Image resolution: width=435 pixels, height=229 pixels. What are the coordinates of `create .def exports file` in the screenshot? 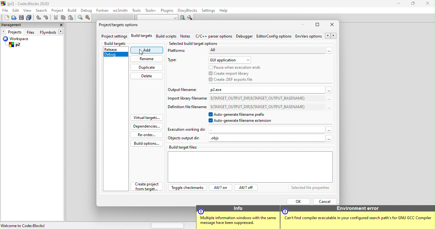 It's located at (234, 80).